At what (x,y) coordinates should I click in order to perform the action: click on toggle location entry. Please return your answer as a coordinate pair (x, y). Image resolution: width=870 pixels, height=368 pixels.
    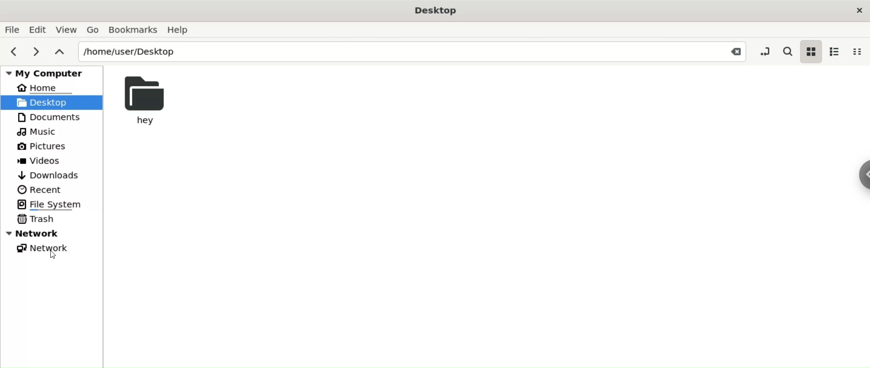
    Looking at the image, I should click on (766, 51).